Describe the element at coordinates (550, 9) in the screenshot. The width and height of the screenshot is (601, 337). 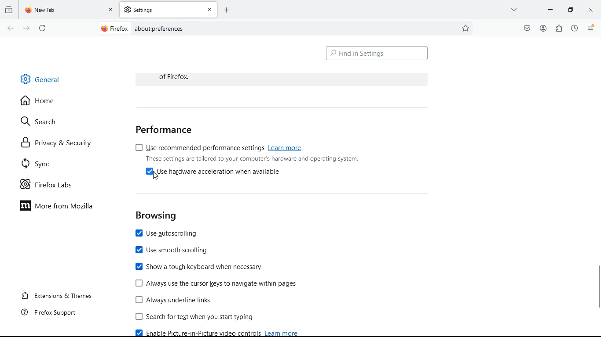
I see `minimize` at that location.